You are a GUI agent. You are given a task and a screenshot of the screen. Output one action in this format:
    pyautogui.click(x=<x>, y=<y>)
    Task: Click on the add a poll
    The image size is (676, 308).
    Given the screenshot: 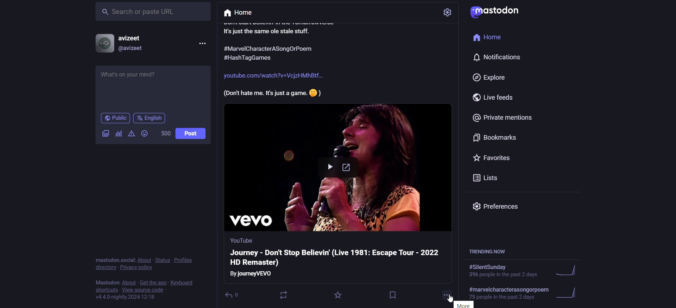 What is the action you would take?
    pyautogui.click(x=119, y=134)
    